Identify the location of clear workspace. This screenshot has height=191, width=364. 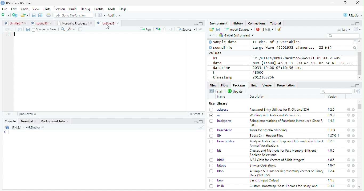
(280, 29).